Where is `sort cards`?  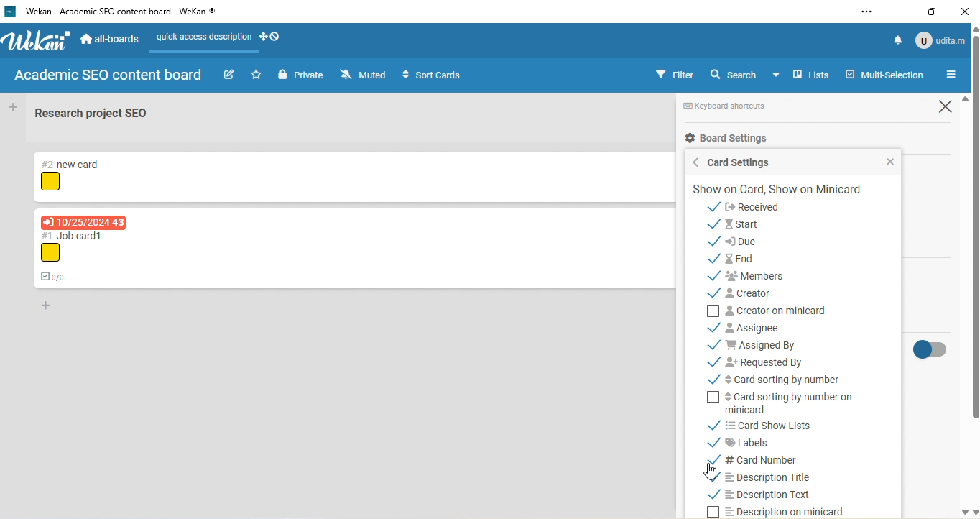 sort cards is located at coordinates (432, 75).